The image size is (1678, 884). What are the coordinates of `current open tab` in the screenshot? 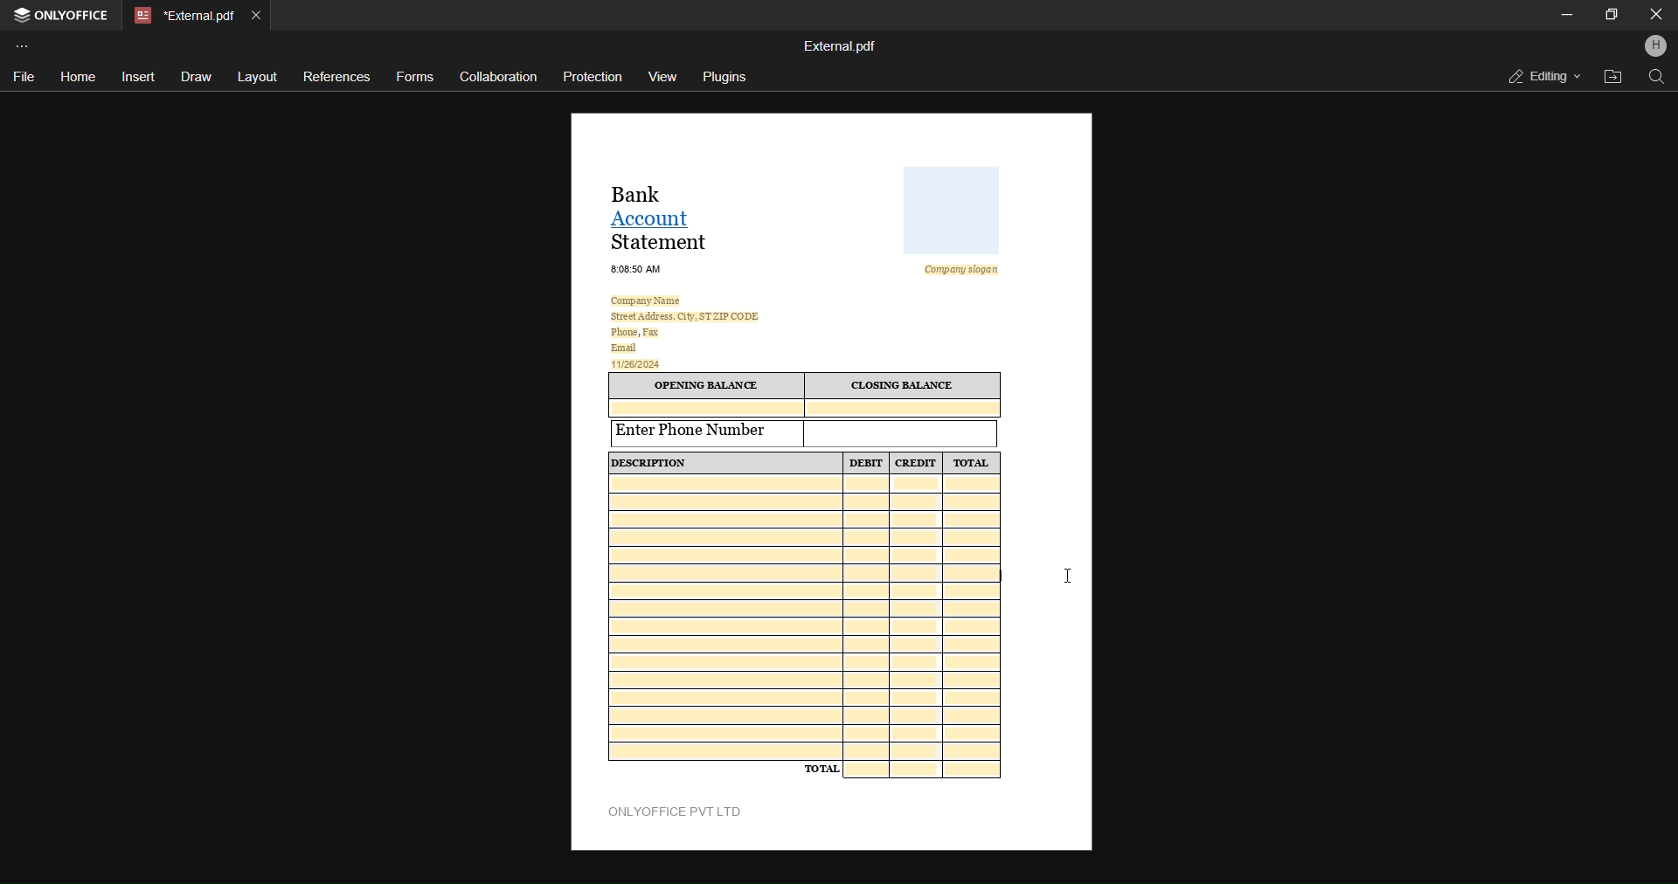 It's located at (182, 14).